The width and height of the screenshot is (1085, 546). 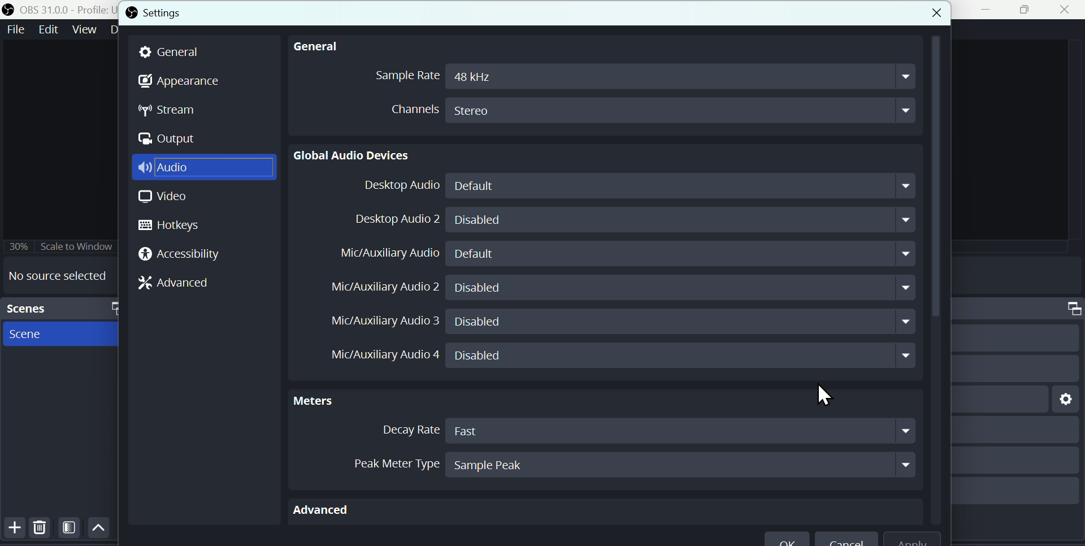 I want to click on channels, so click(x=410, y=111).